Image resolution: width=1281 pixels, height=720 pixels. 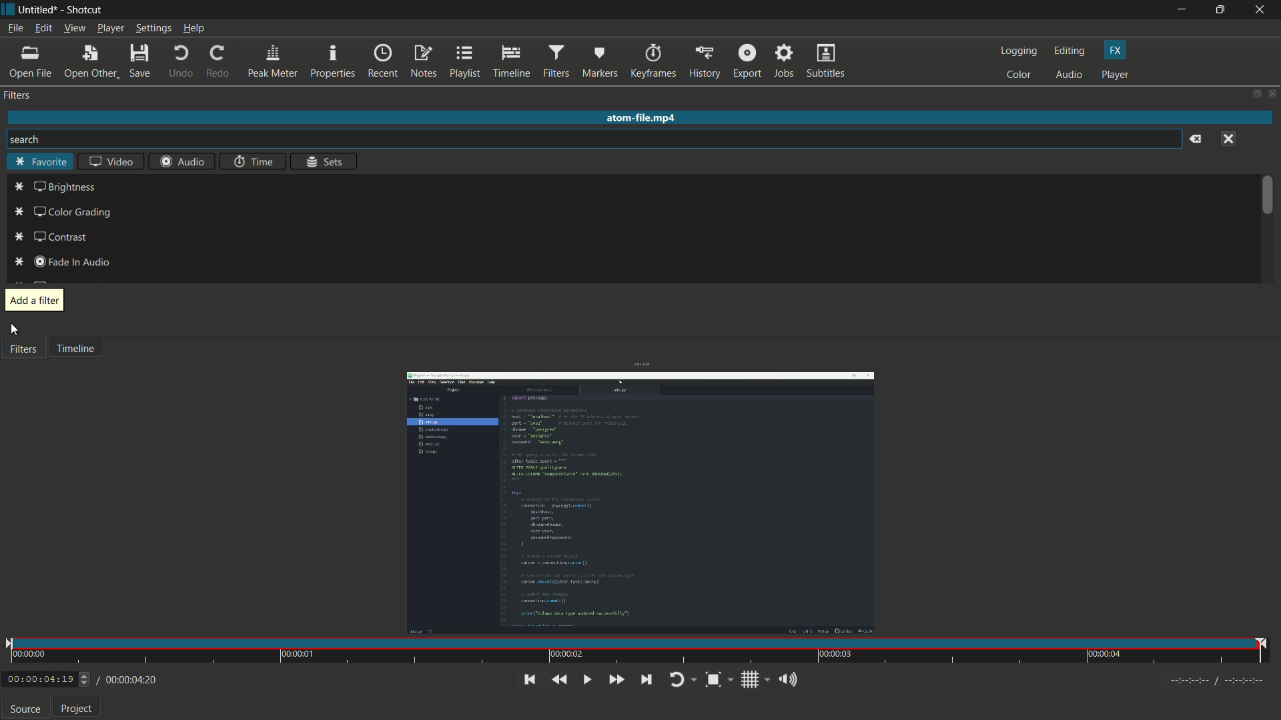 What do you see at coordinates (382, 62) in the screenshot?
I see `recent` at bounding box center [382, 62].